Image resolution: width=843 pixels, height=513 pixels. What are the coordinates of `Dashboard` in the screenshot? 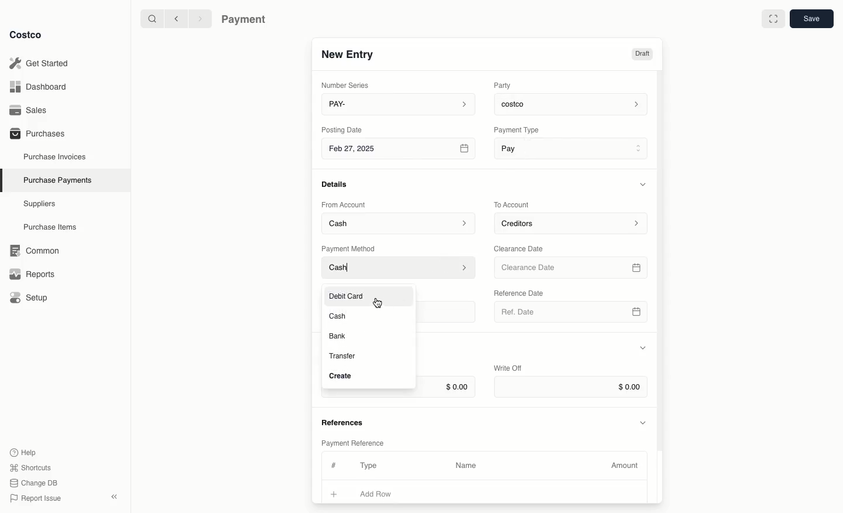 It's located at (42, 86).